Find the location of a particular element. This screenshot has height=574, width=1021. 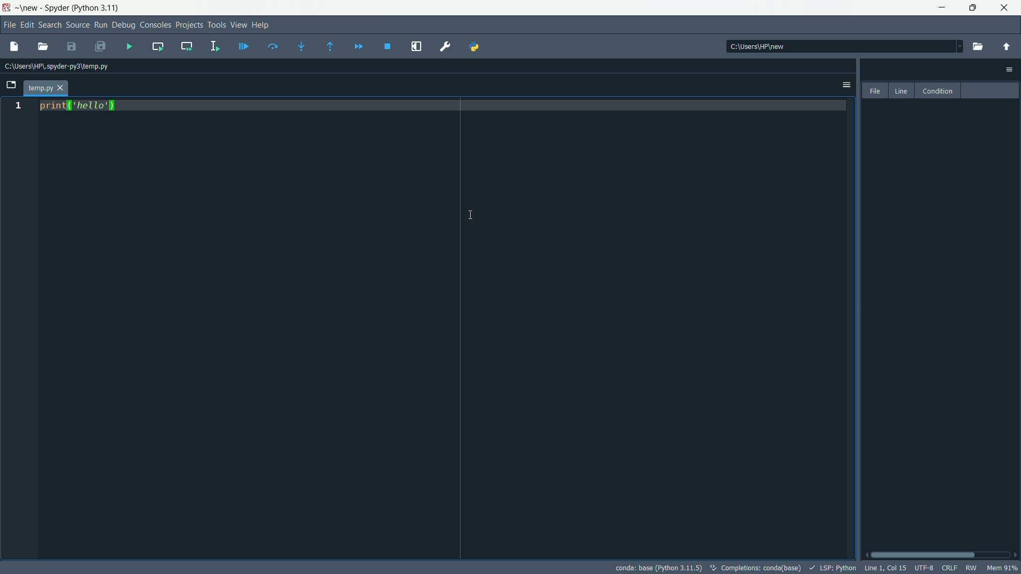

parent directory is located at coordinates (1007, 47).